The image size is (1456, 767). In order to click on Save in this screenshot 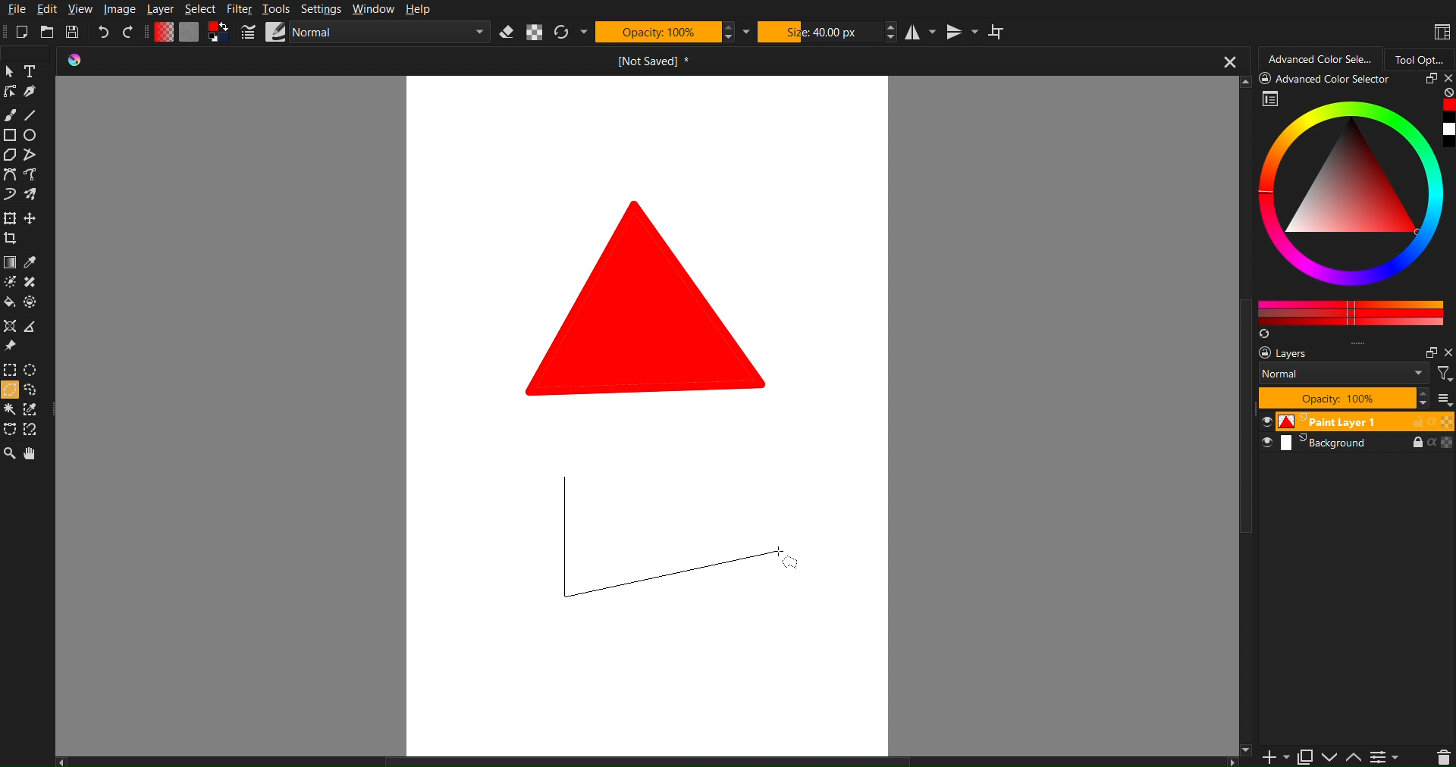, I will do `click(74, 32)`.